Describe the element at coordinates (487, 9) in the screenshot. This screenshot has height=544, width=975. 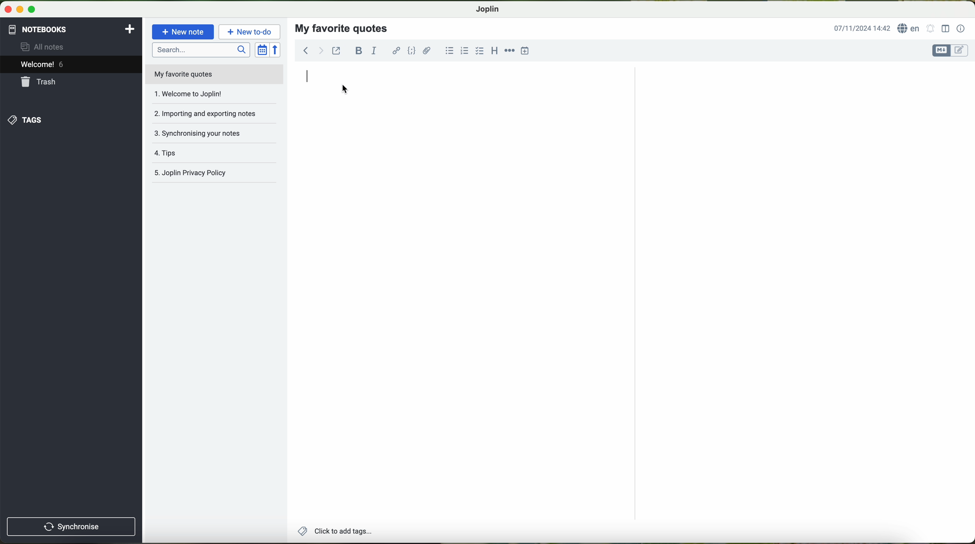
I see `Joplin` at that location.